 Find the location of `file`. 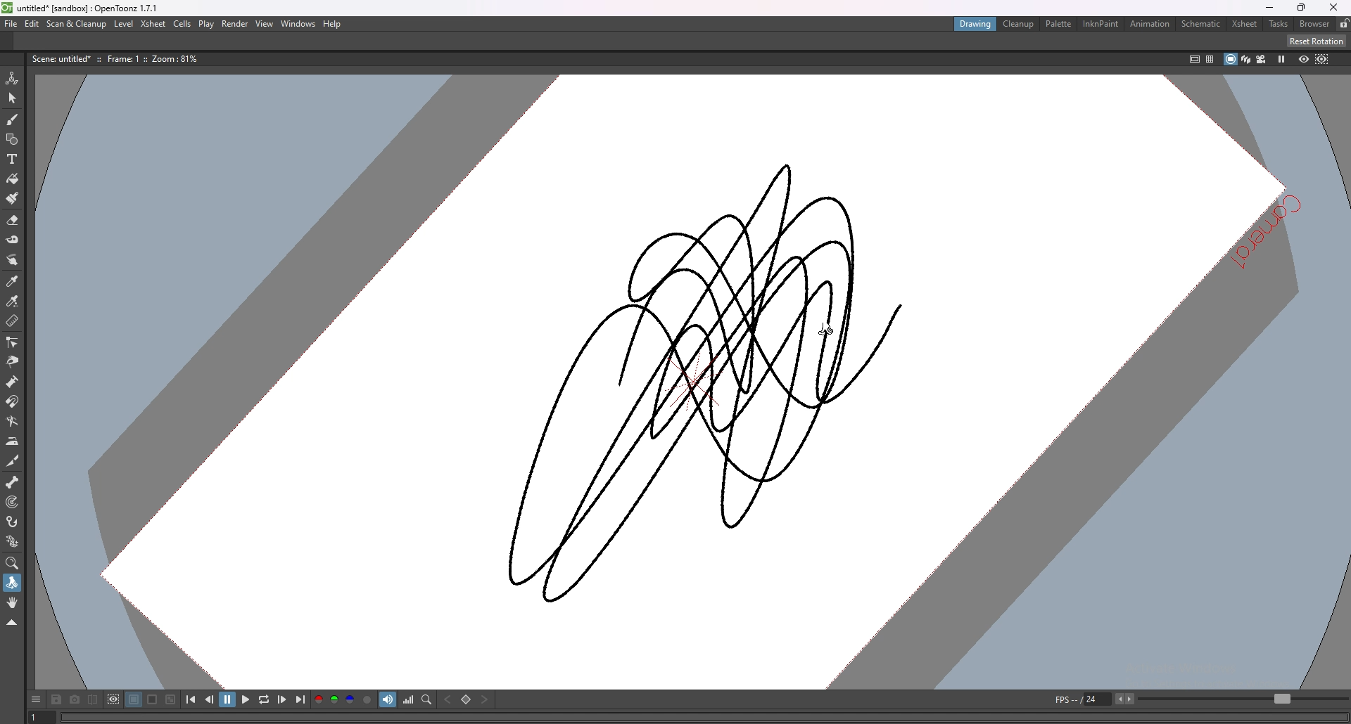

file is located at coordinates (11, 24).